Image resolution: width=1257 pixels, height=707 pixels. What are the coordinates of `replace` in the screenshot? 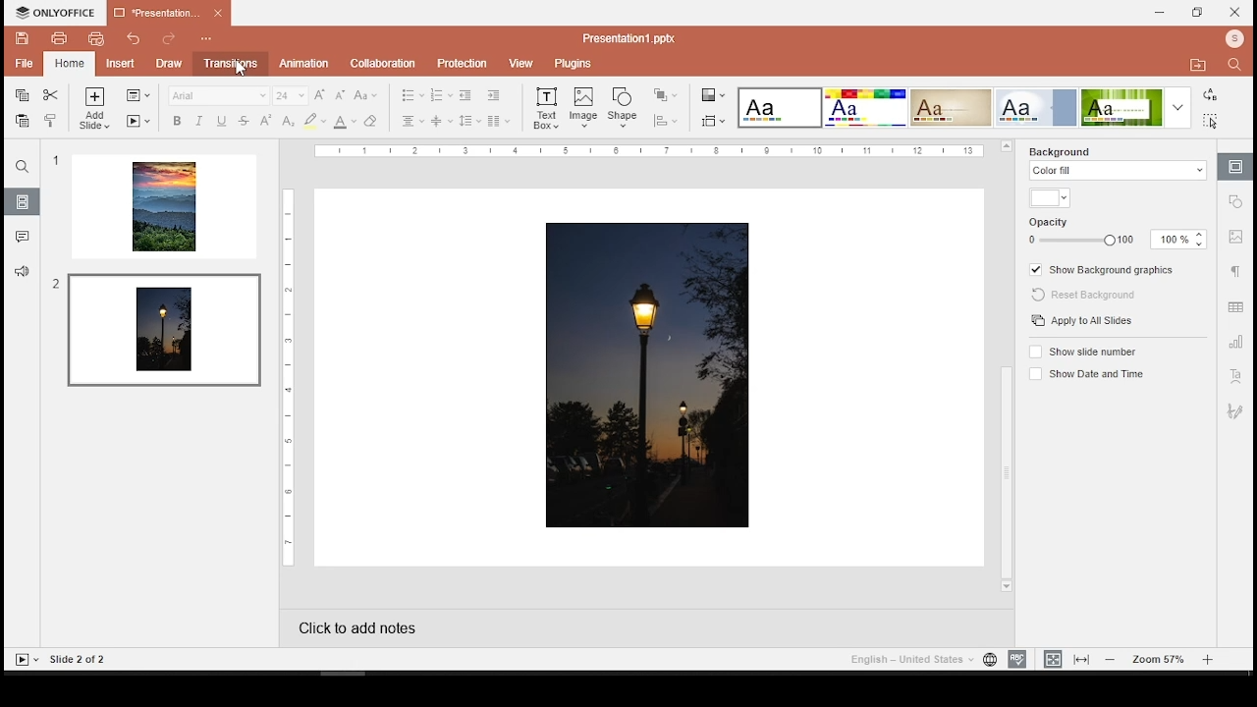 It's located at (1207, 93).